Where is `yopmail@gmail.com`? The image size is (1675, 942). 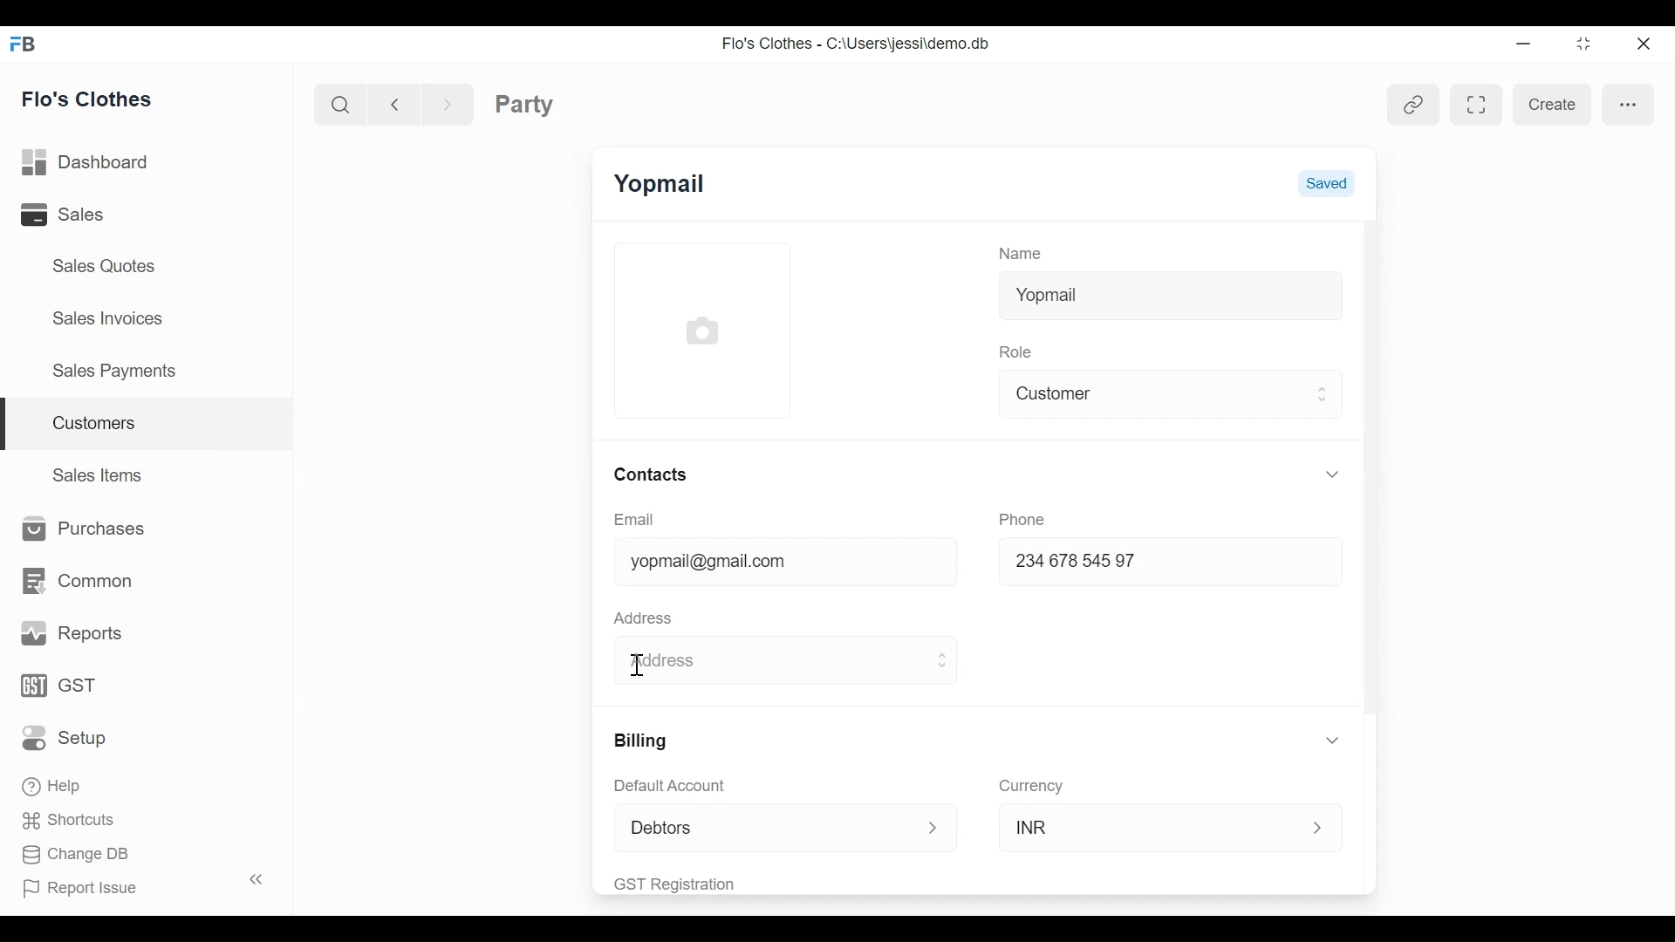
yopmail@gmail.com is located at coordinates (759, 562).